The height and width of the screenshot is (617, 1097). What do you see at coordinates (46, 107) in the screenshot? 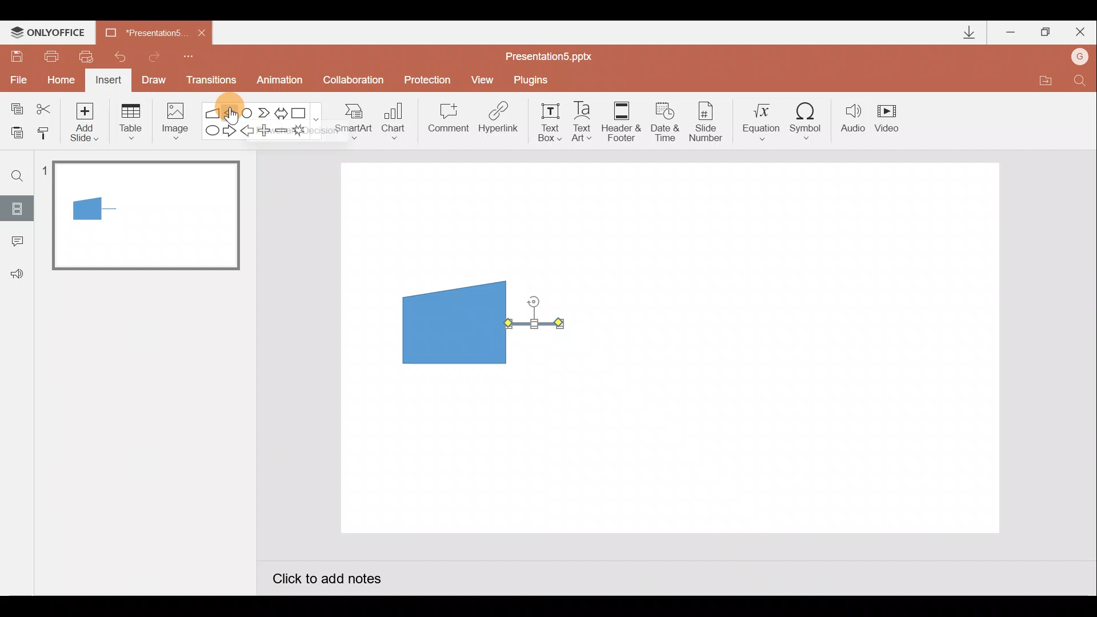
I see `Cut` at bounding box center [46, 107].